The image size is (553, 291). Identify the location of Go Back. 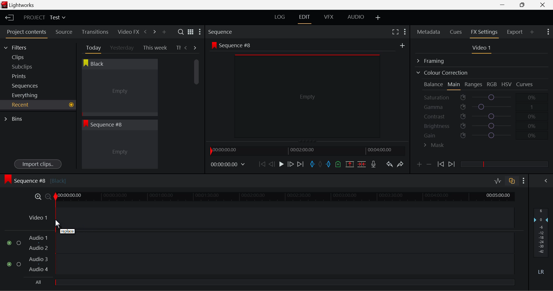
(272, 164).